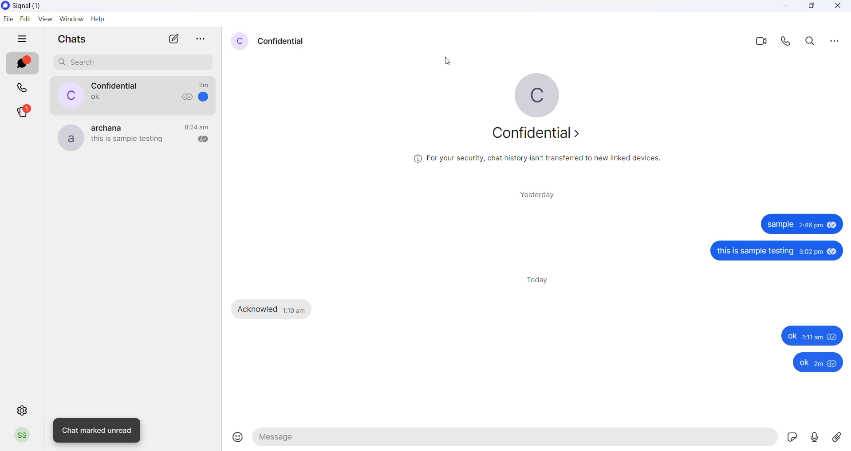  I want to click on read recipient , so click(186, 98).